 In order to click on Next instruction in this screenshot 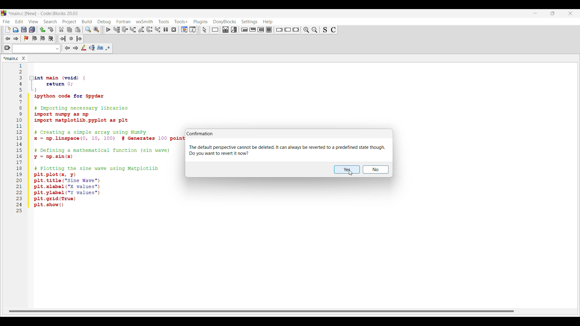, I will do `click(150, 30)`.